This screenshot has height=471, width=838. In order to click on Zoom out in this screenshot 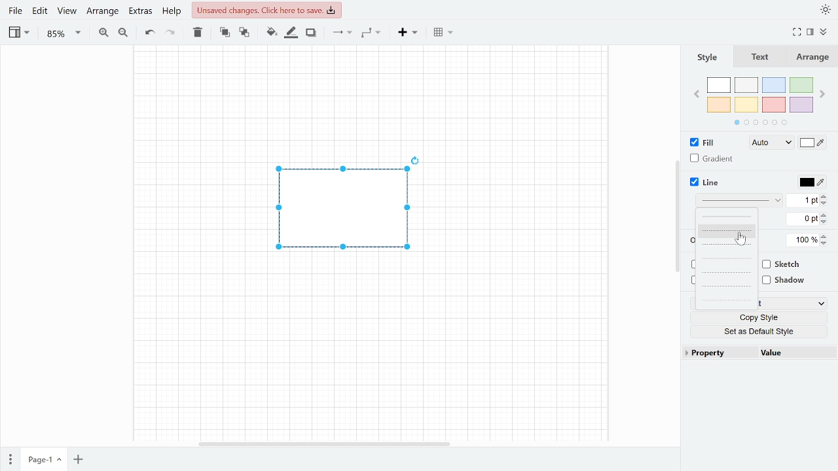, I will do `click(122, 33)`.